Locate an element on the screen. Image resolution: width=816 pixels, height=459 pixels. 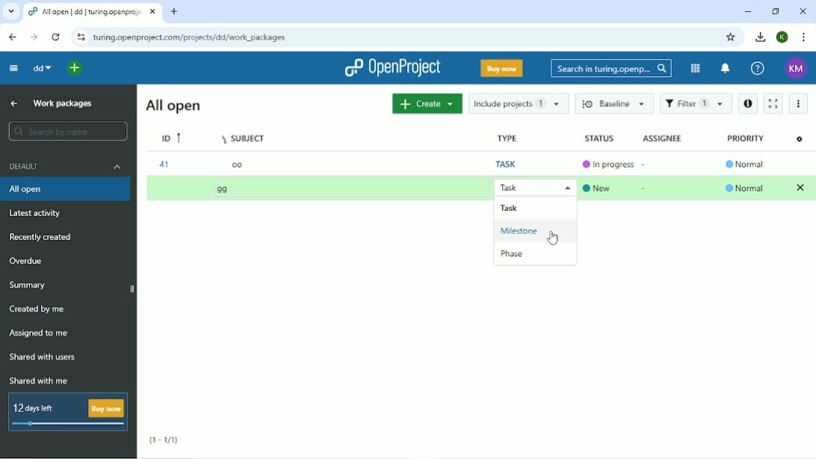
Phase is located at coordinates (513, 253).